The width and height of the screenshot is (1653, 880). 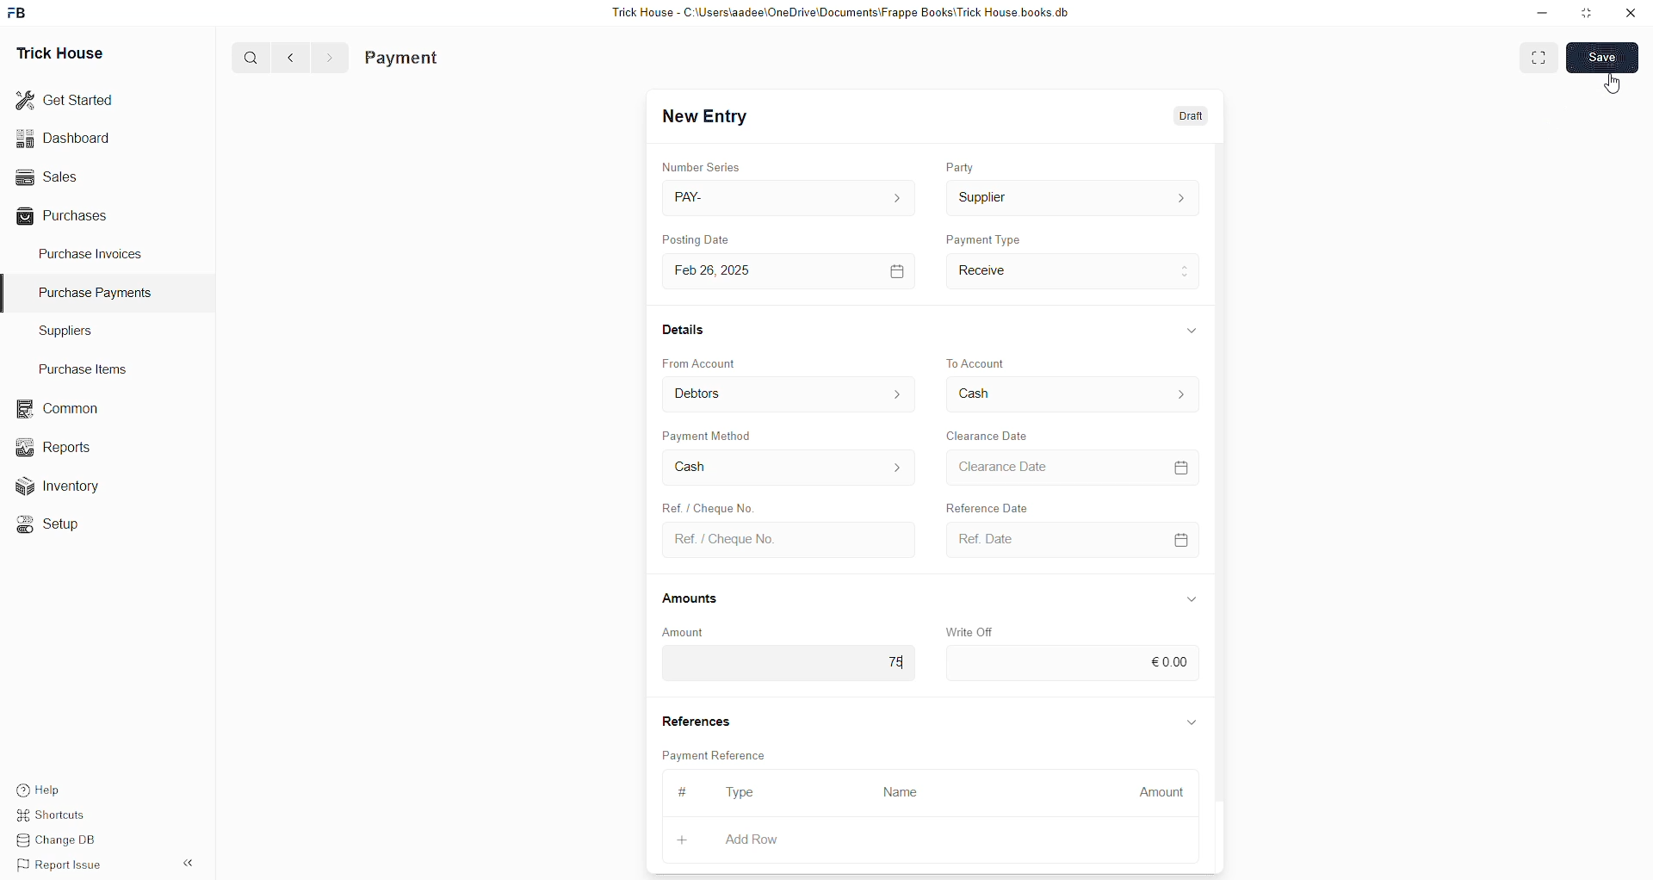 I want to click on expand, so click(x=1191, y=719).